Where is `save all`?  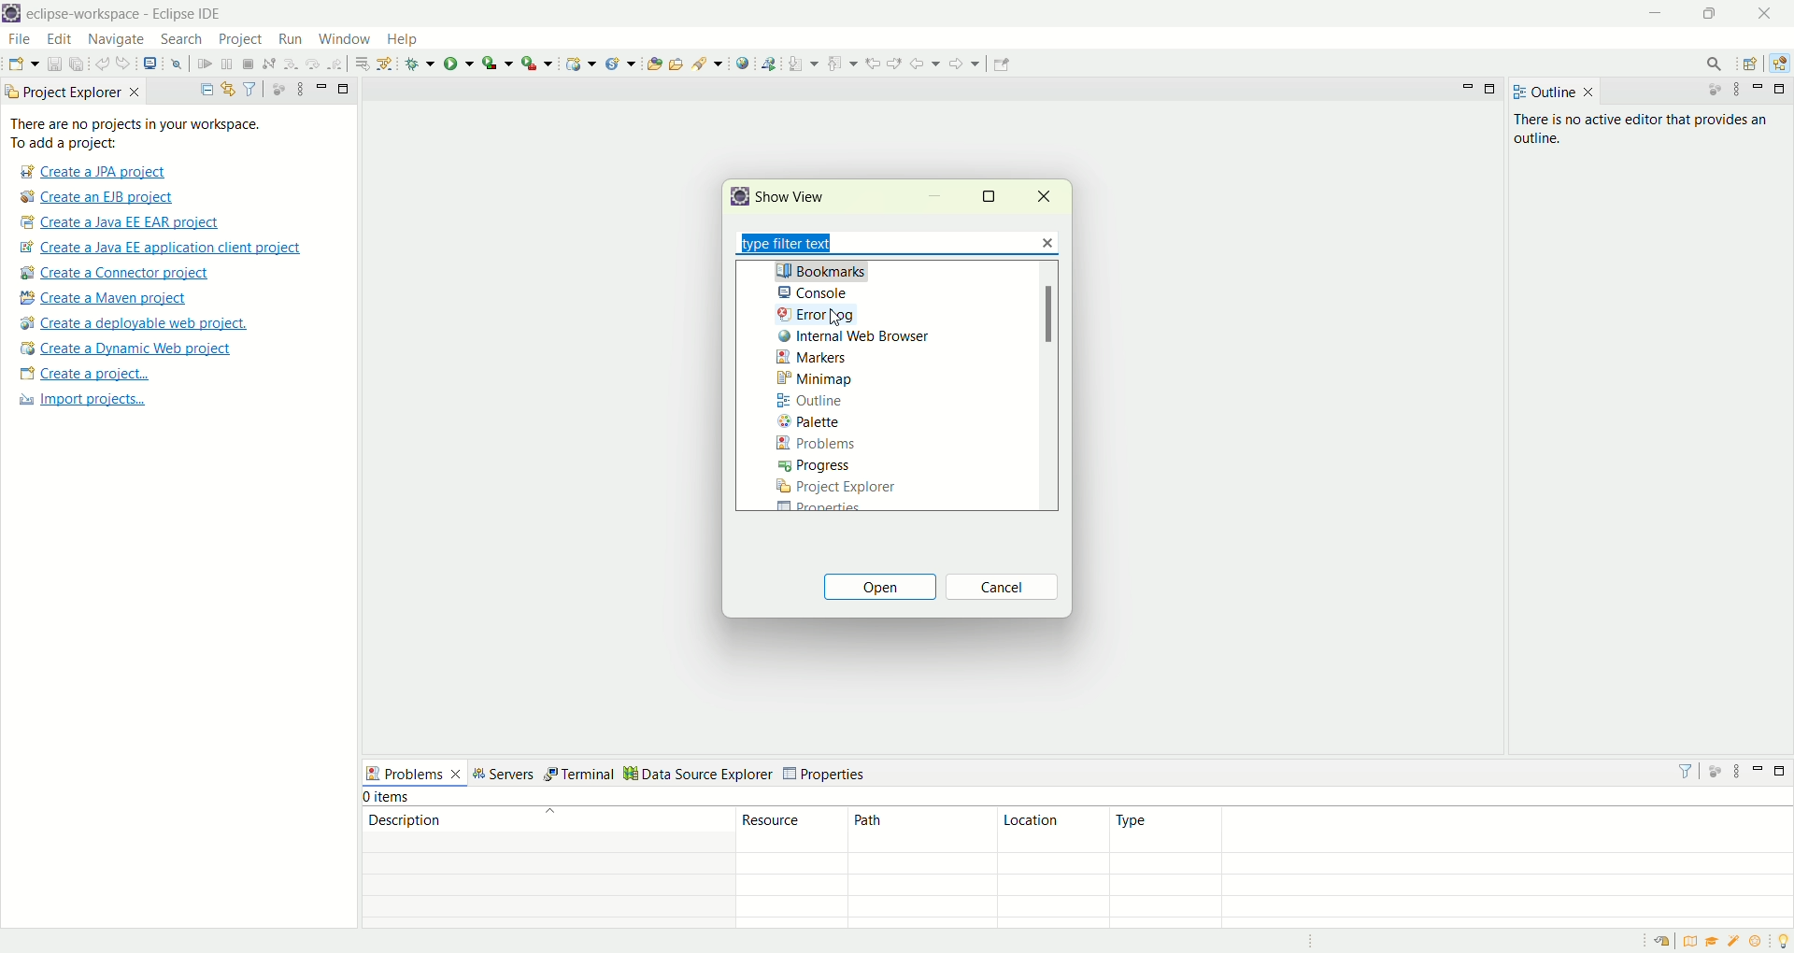
save all is located at coordinates (77, 64).